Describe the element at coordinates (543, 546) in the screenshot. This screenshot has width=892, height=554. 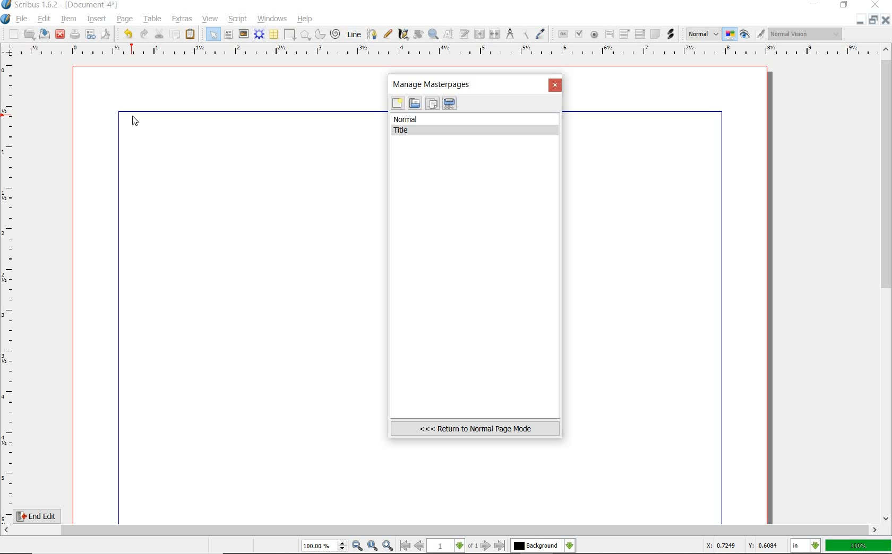
I see `Background` at that location.